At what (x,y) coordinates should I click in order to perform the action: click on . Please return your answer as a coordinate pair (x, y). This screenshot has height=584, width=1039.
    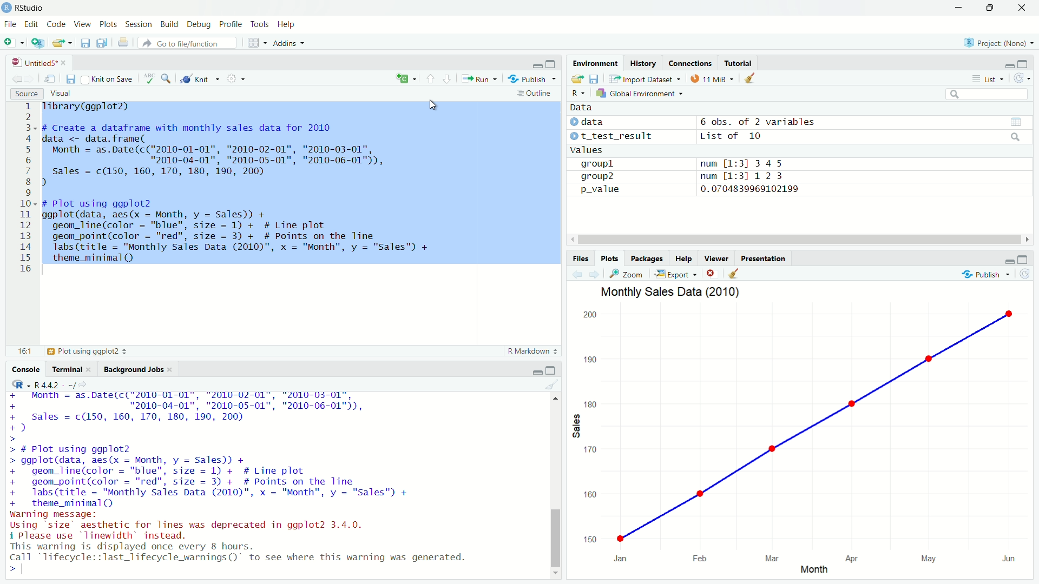
    Looking at the image, I should click on (983, 93).